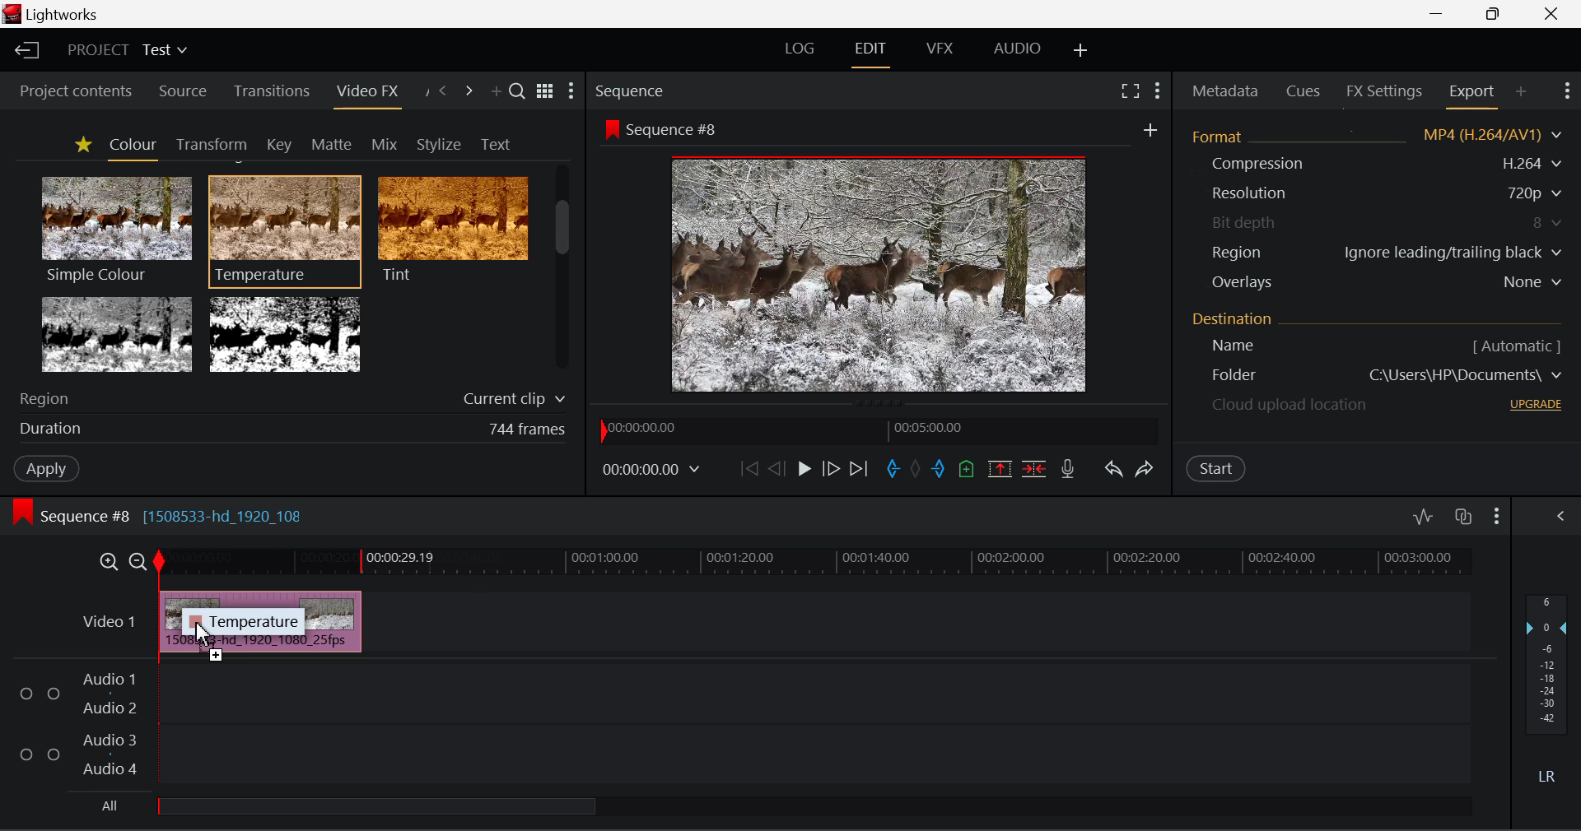 Image resolution: width=1581 pixels, height=831 pixels. What do you see at coordinates (270, 91) in the screenshot?
I see `Transitions` at bounding box center [270, 91].